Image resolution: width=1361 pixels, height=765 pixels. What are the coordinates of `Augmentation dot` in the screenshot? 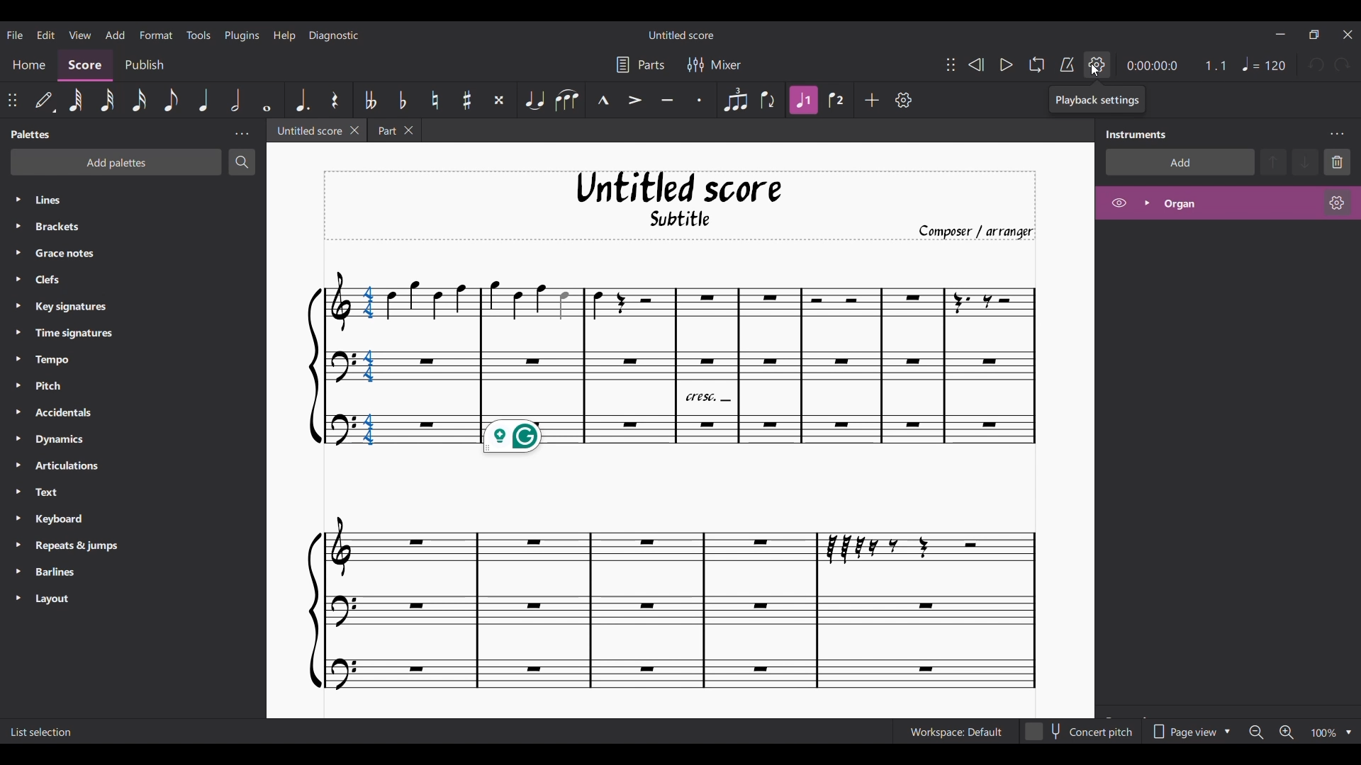 It's located at (301, 100).